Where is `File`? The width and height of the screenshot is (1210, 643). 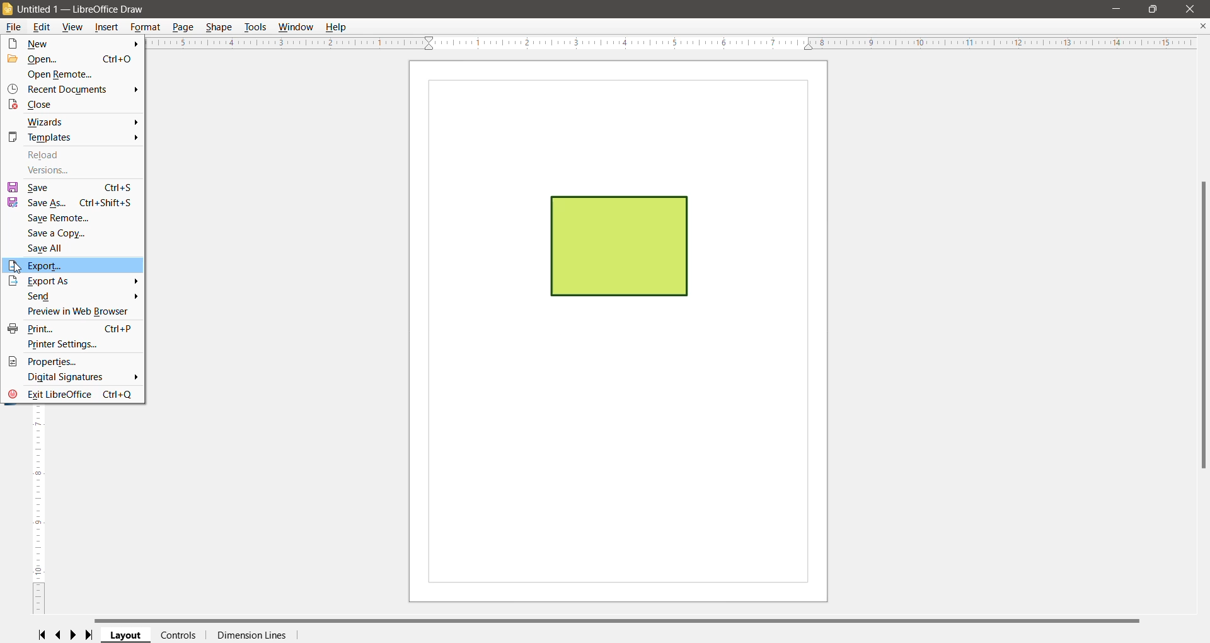 File is located at coordinates (12, 28).